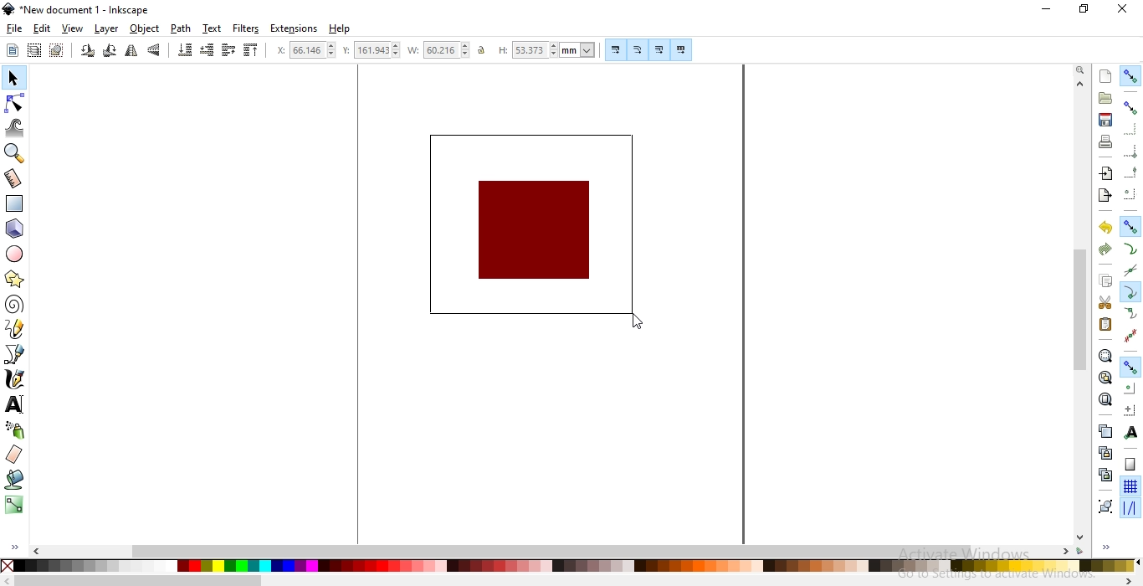  Describe the element at coordinates (108, 29) in the screenshot. I see `layer` at that location.